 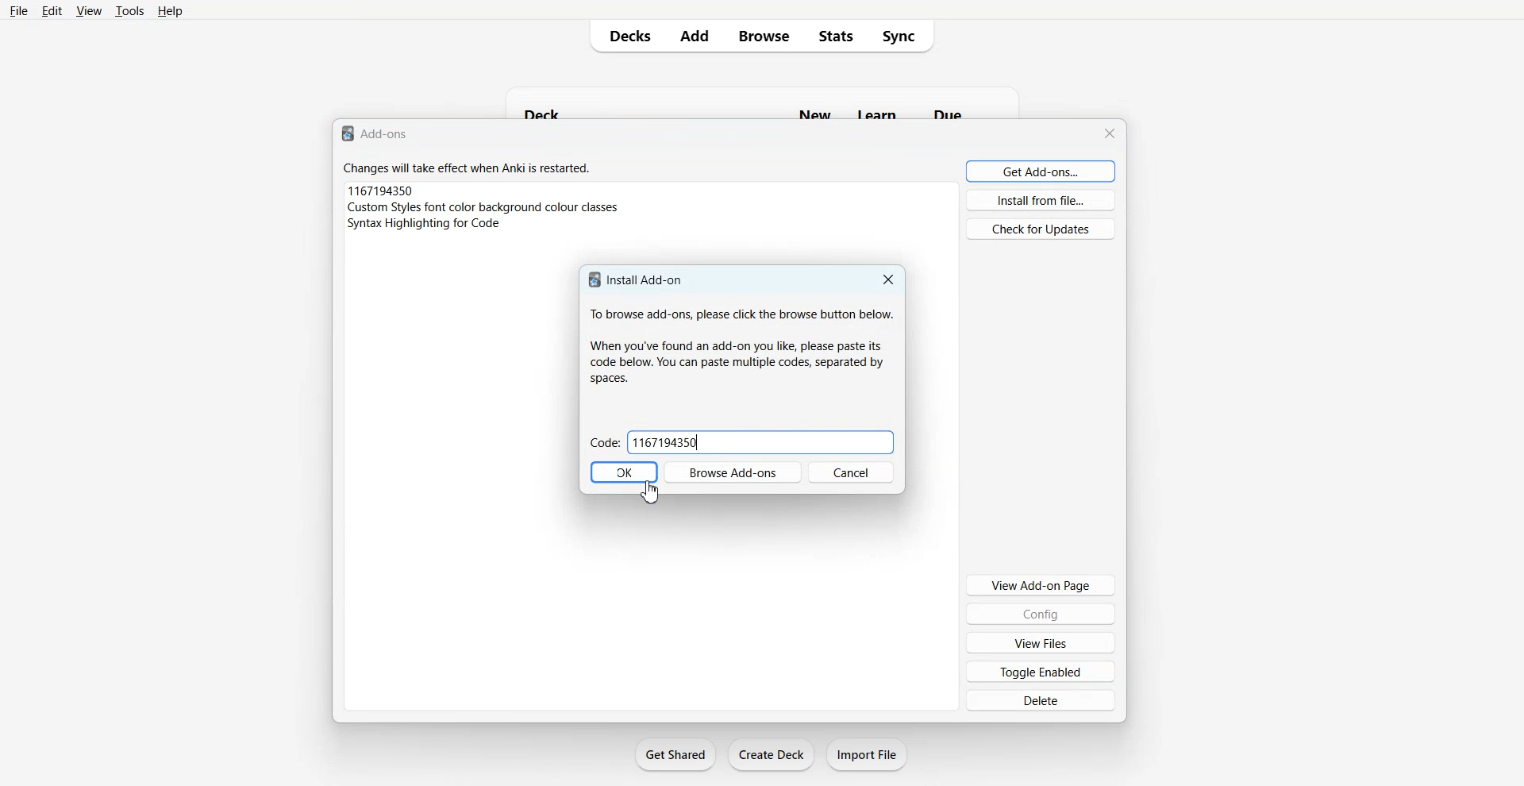 I want to click on To browse add-ons, please click the browse button below. When you've found an add-on you like, please paste its code below. You can paste multiple codes, separated by spaces., so click(x=739, y=345).